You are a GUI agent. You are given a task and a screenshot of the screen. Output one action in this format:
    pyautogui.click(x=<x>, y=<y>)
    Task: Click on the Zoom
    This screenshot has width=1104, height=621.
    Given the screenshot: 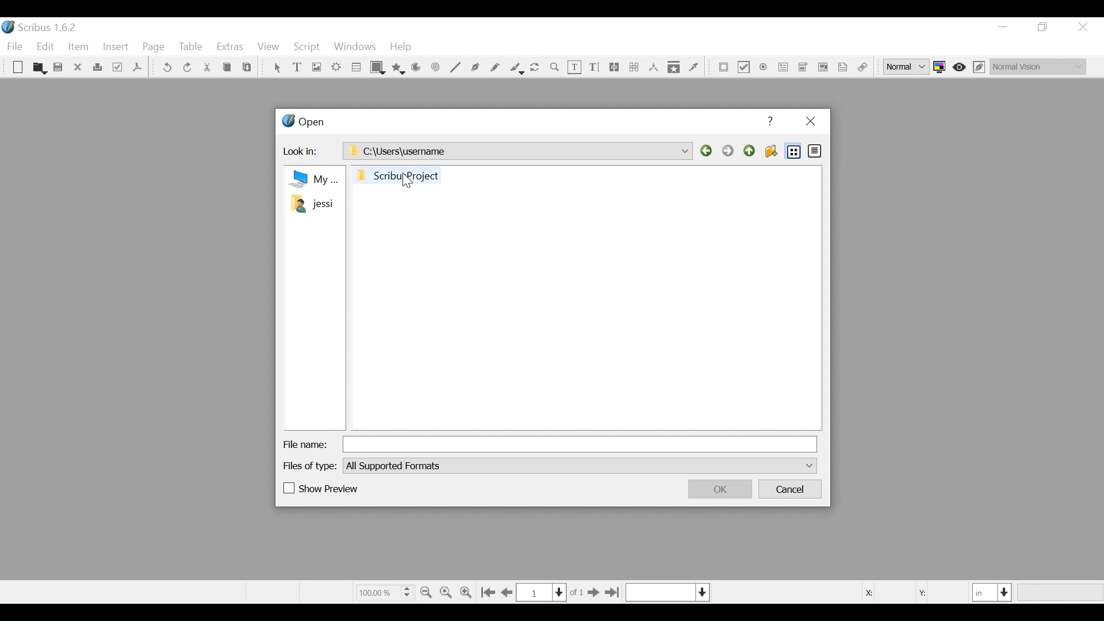 What is the action you would take?
    pyautogui.click(x=555, y=68)
    